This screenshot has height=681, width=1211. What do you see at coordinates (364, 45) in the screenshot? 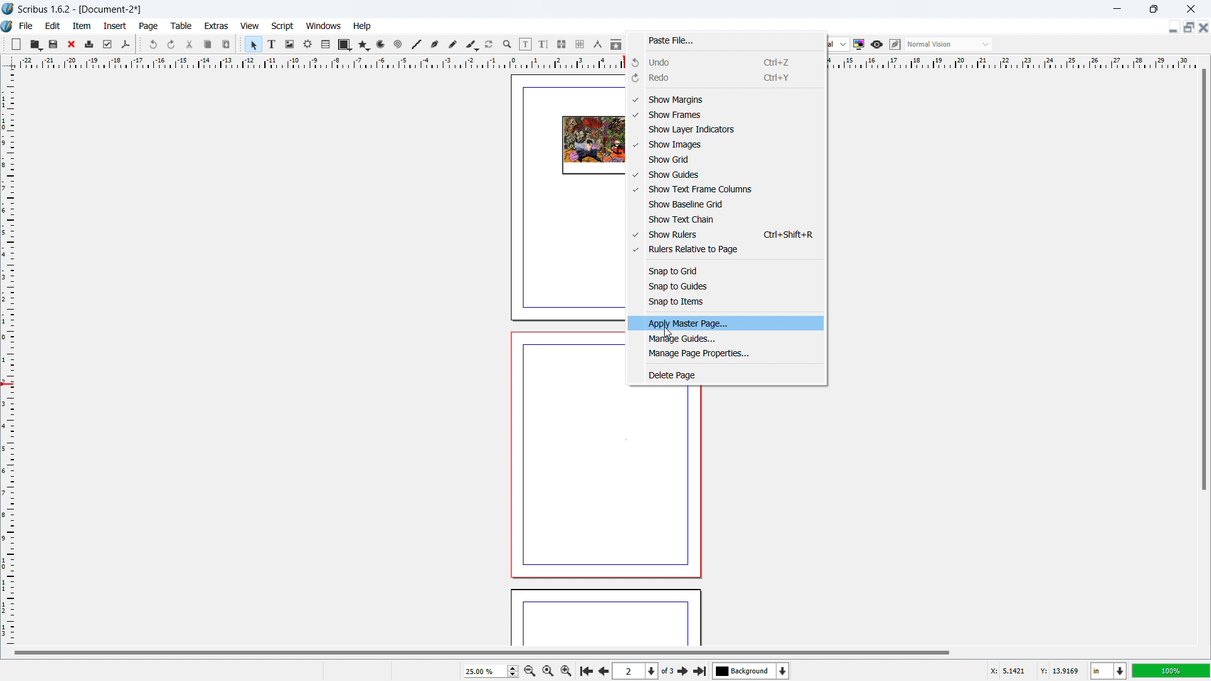
I see `polygon` at bounding box center [364, 45].